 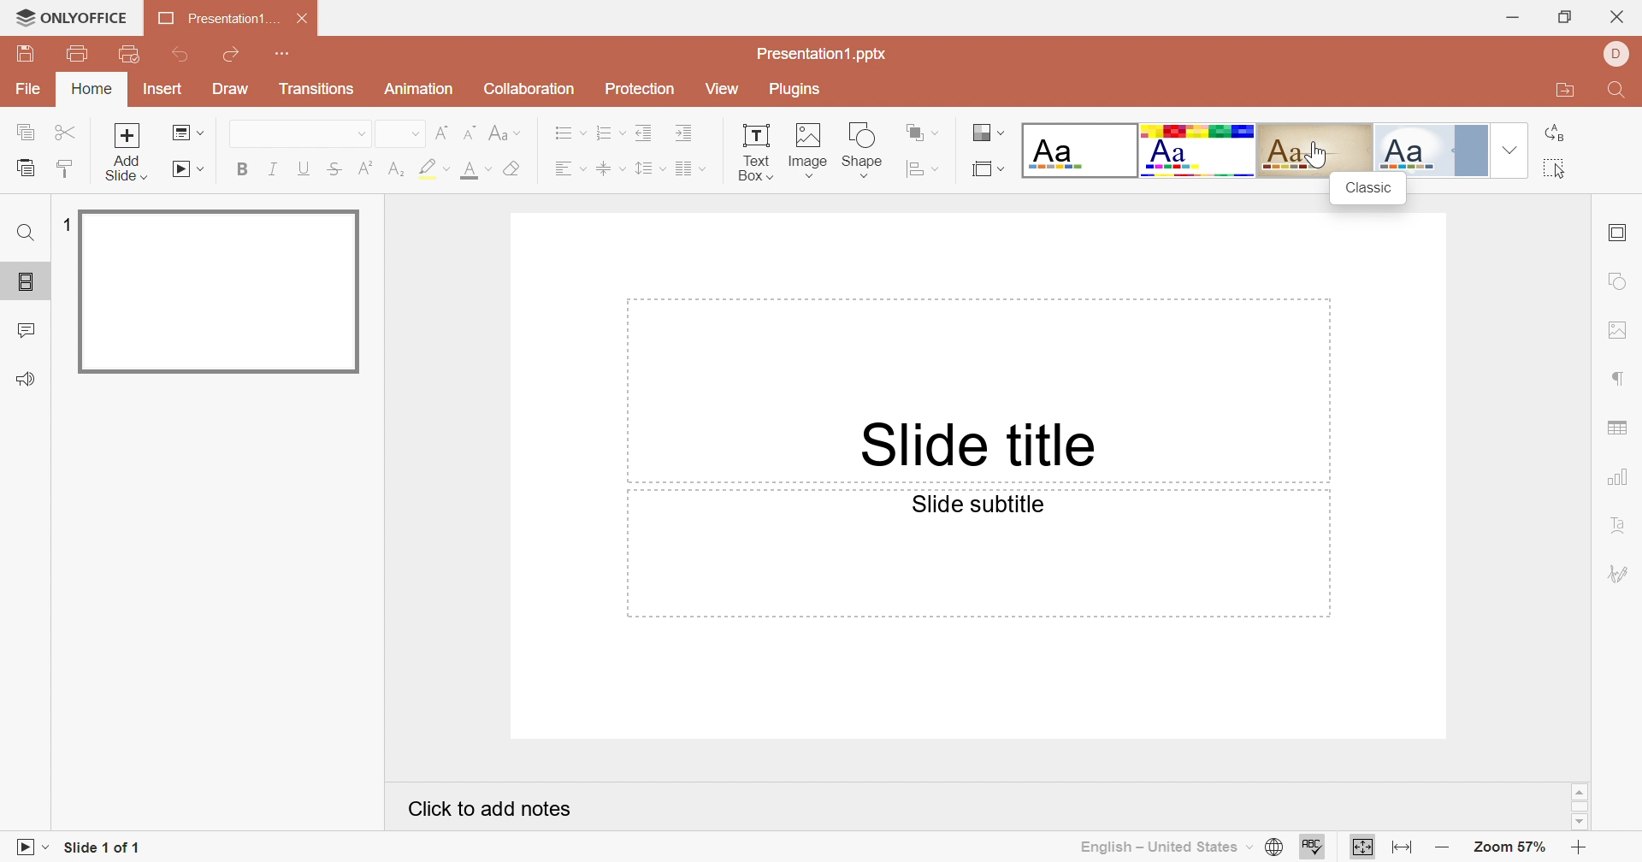 I want to click on Click to add notes, so click(x=490, y=806).